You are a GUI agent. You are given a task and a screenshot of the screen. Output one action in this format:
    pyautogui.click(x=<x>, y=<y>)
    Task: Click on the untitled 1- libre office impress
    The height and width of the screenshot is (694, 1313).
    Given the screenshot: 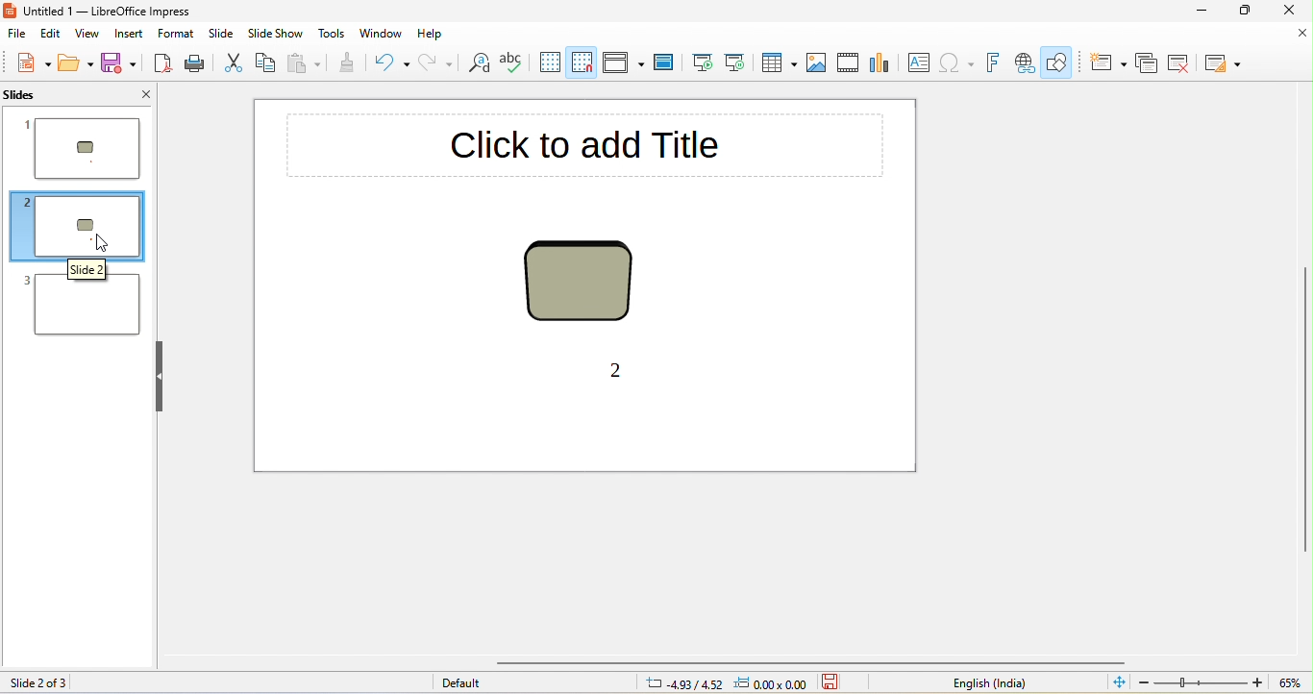 What is the action you would take?
    pyautogui.click(x=110, y=12)
    